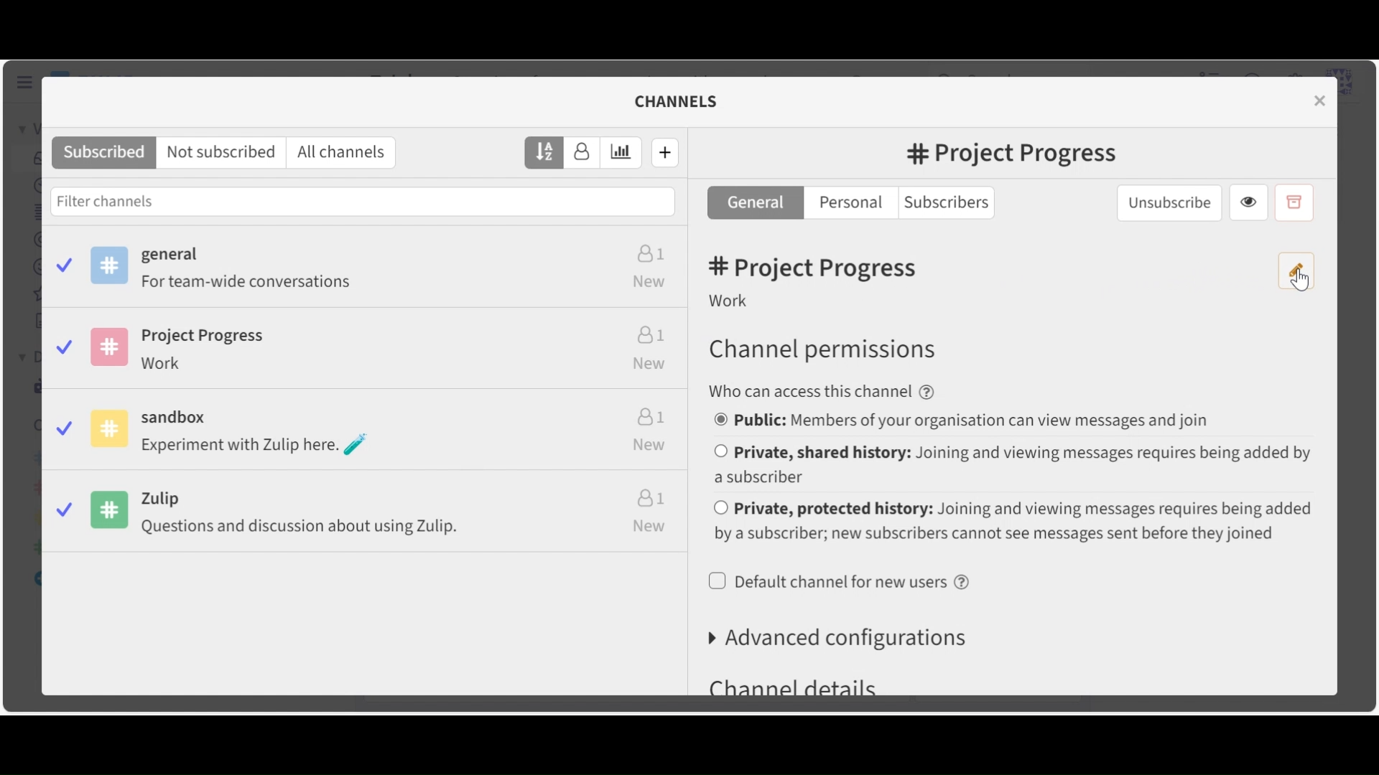  Describe the element at coordinates (667, 154) in the screenshot. I see `Create new channel` at that location.